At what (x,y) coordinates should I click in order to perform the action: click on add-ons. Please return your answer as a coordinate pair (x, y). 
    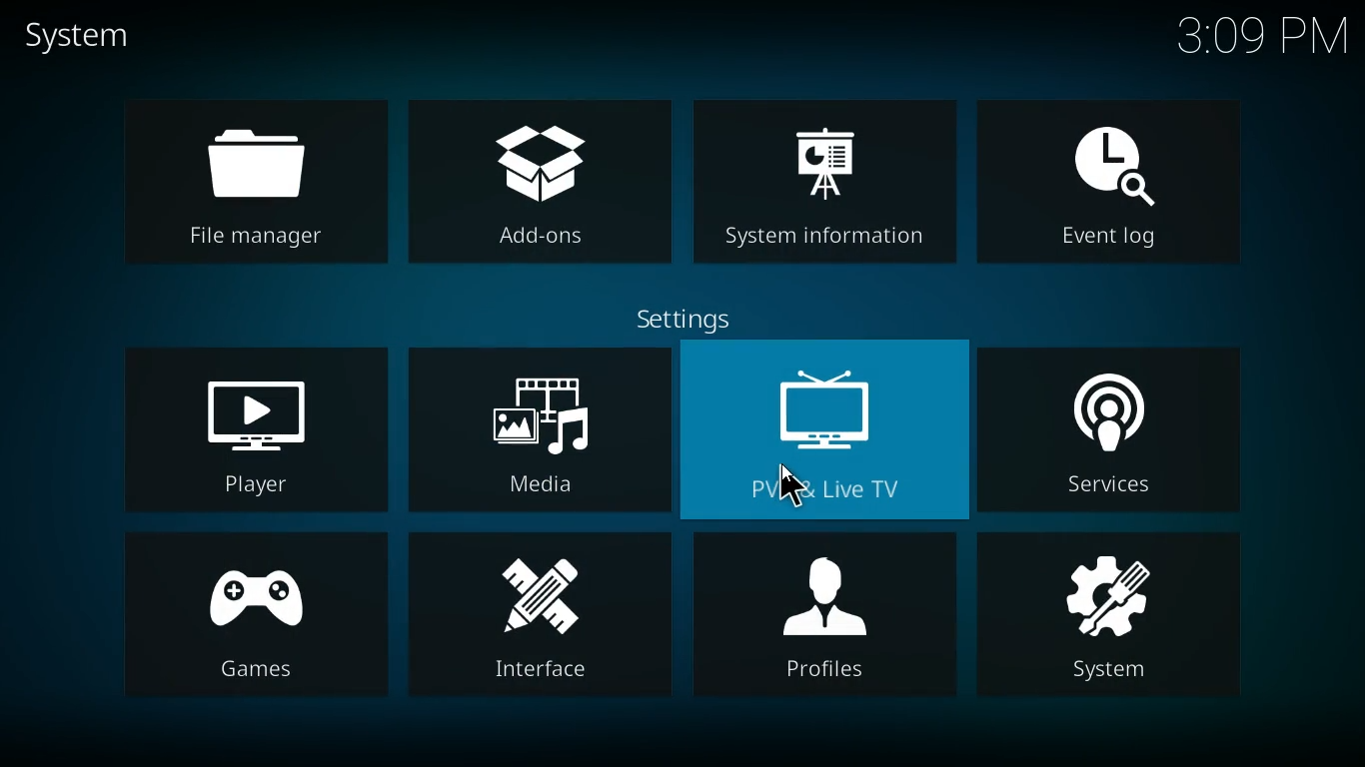
    Looking at the image, I should click on (543, 183).